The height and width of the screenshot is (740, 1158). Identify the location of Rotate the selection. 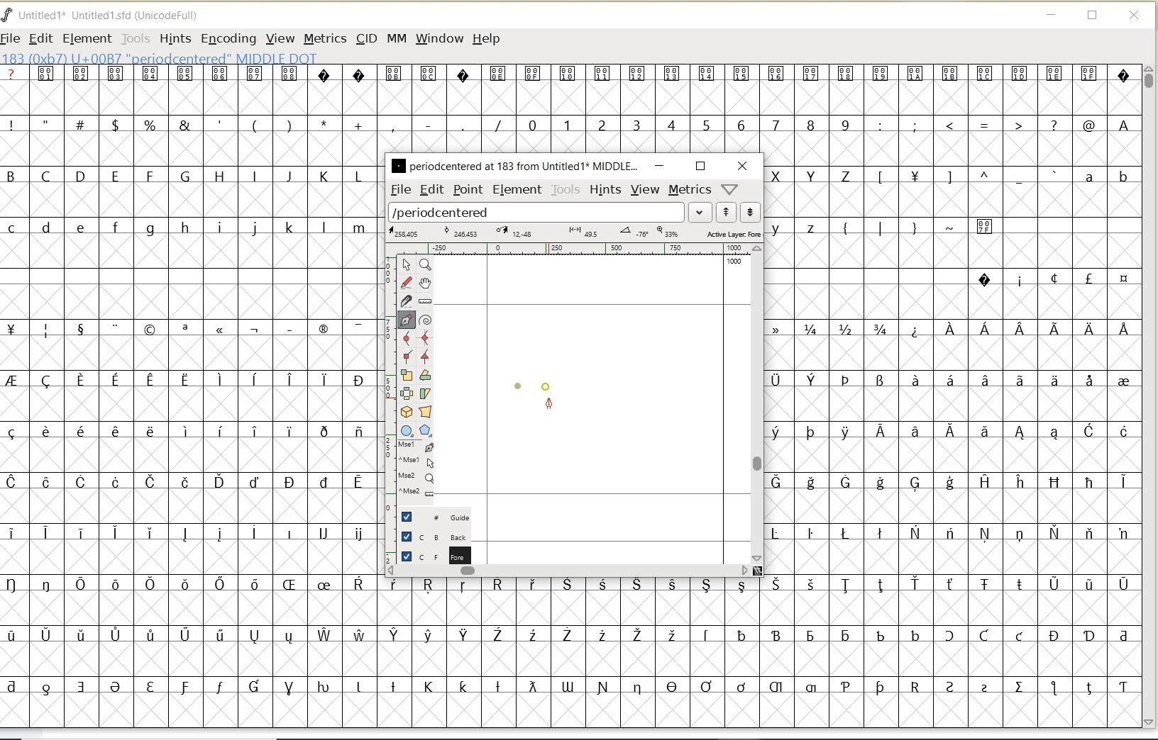
(425, 375).